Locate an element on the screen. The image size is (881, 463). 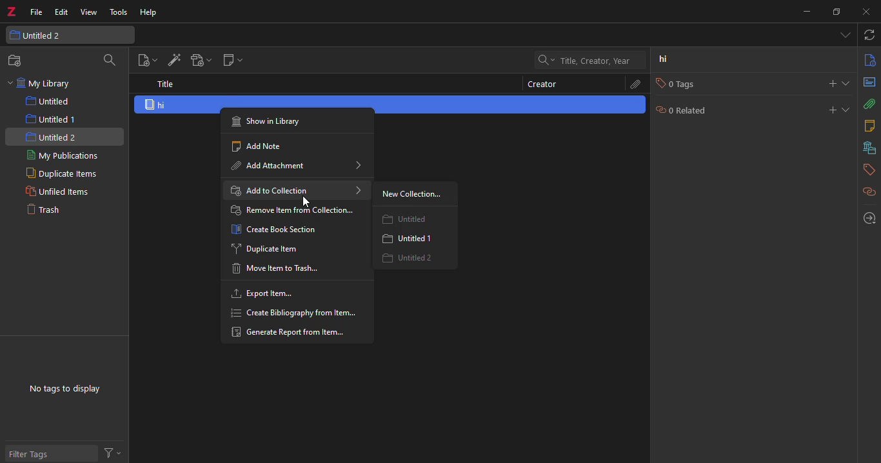
notes is located at coordinates (870, 125).